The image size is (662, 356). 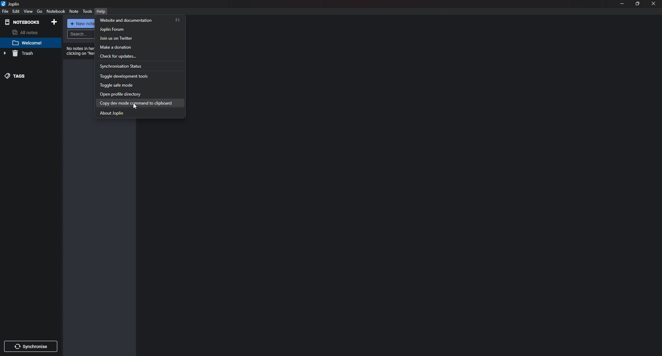 I want to click on Toggle development tools, so click(x=137, y=77).